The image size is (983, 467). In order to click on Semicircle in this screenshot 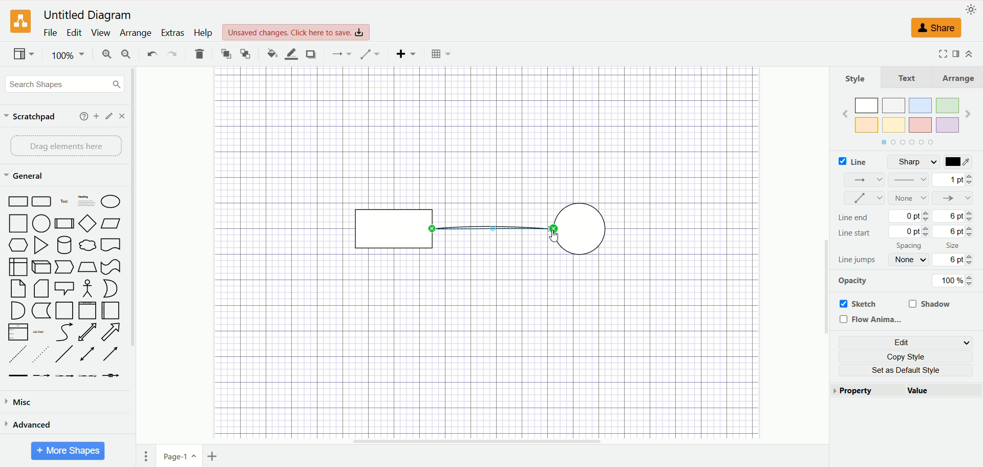, I will do `click(18, 310)`.